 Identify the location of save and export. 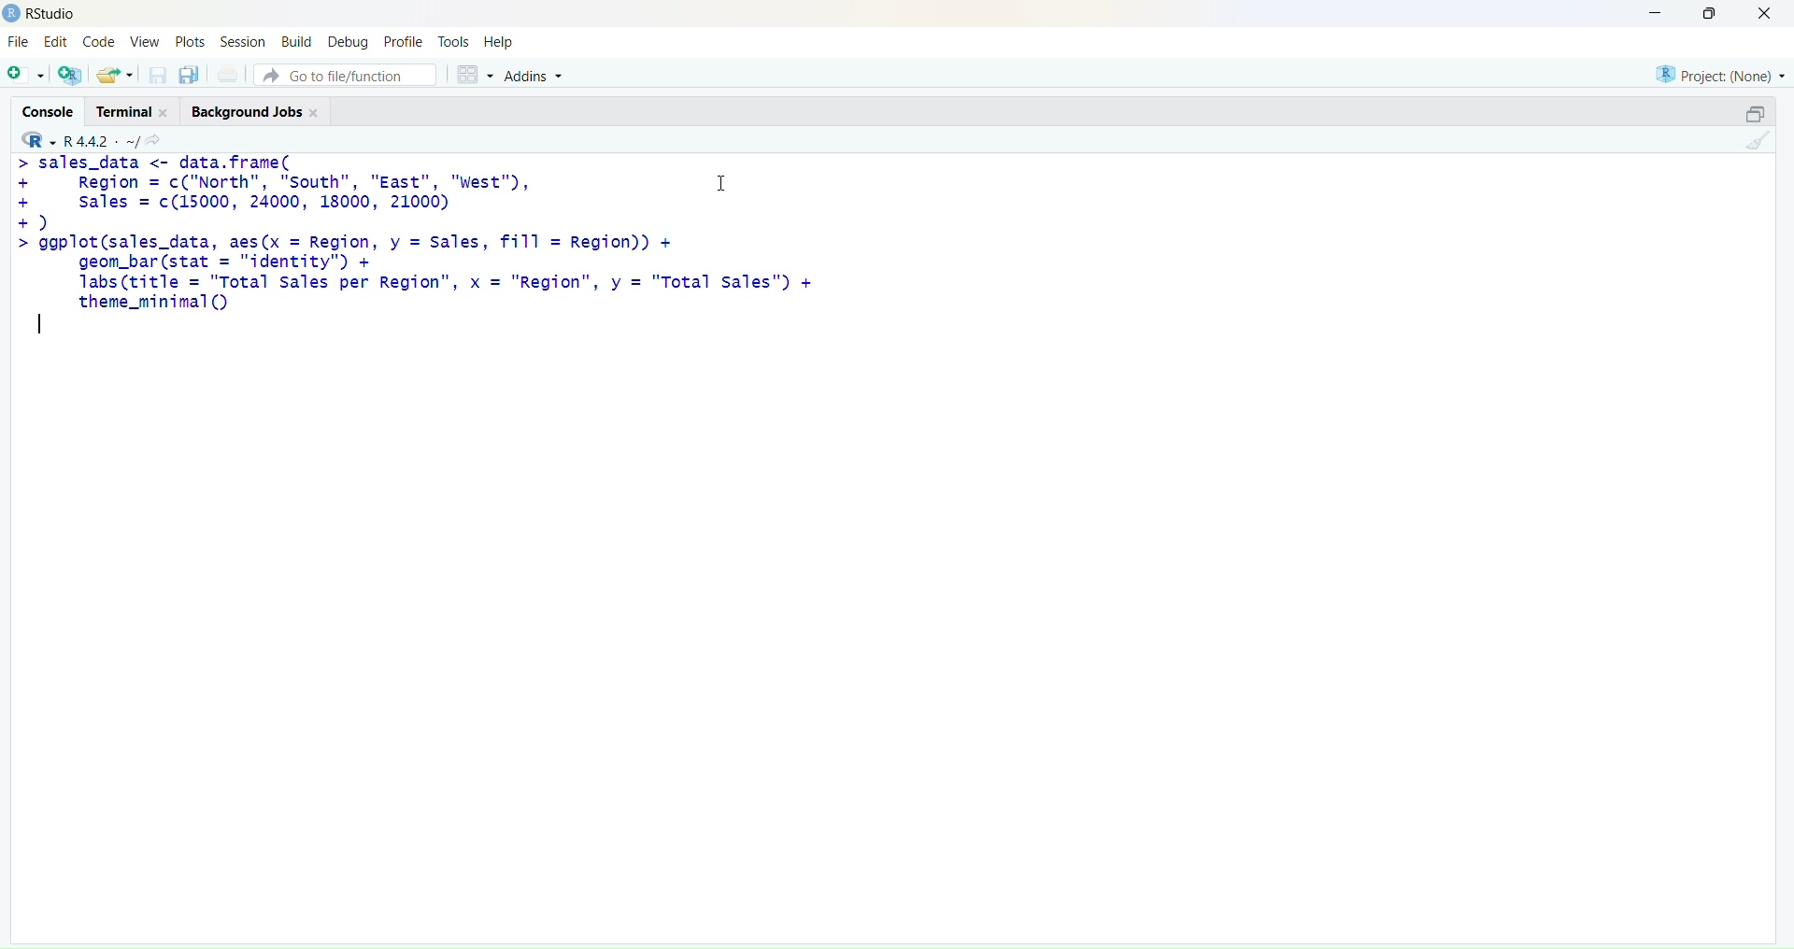
(114, 76).